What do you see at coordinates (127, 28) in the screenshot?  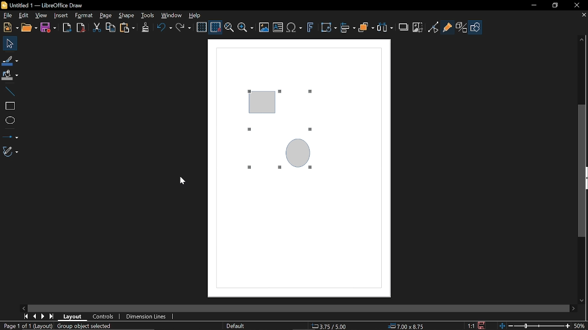 I see `Paste` at bounding box center [127, 28].